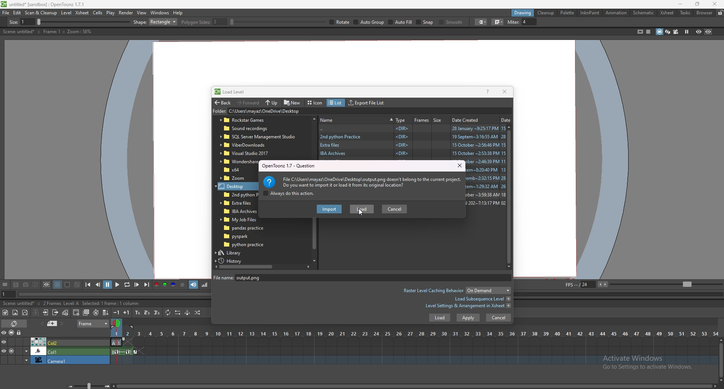 The height and width of the screenshot is (389, 724). I want to click on folder, so click(258, 137).